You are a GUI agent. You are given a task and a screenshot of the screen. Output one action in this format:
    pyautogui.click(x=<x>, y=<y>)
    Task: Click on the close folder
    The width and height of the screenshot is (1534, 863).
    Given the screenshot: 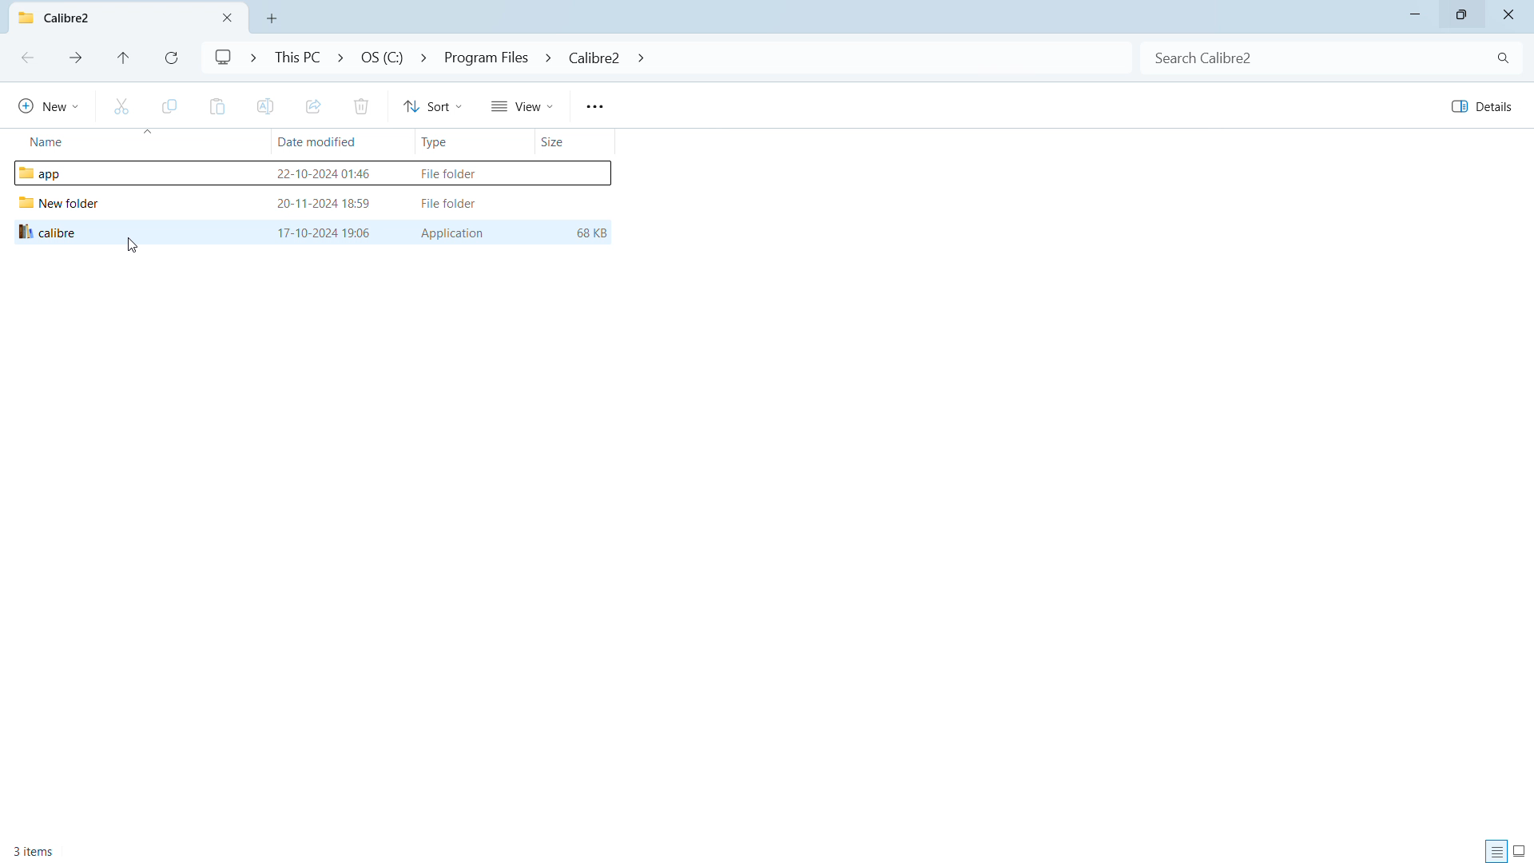 What is the action you would take?
    pyautogui.click(x=227, y=18)
    